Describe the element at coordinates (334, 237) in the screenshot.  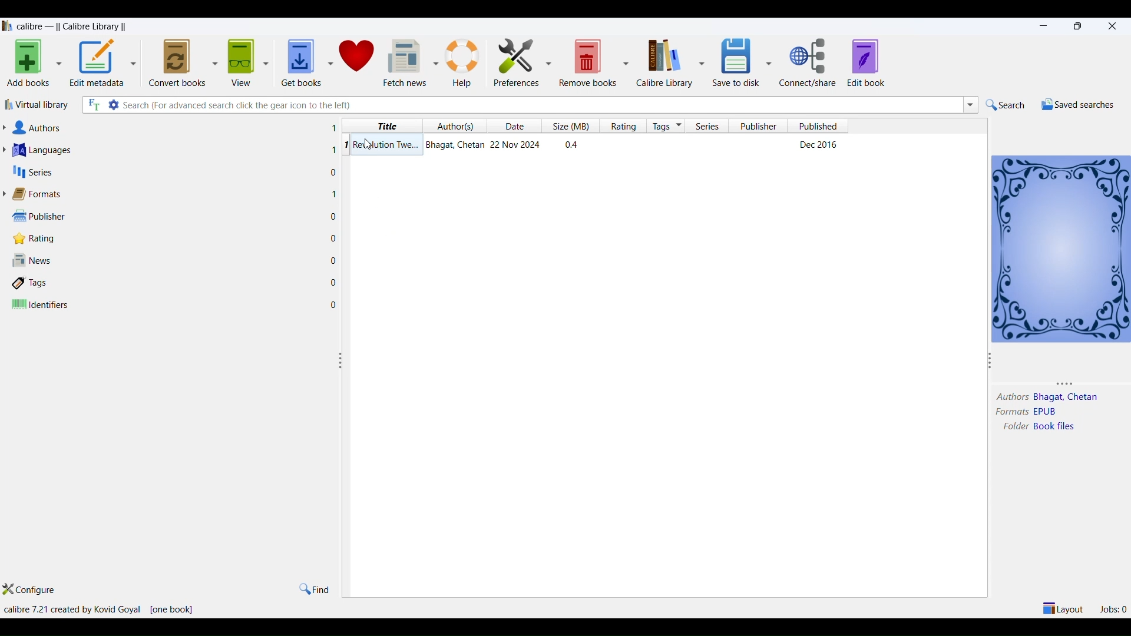
I see `0` at that location.